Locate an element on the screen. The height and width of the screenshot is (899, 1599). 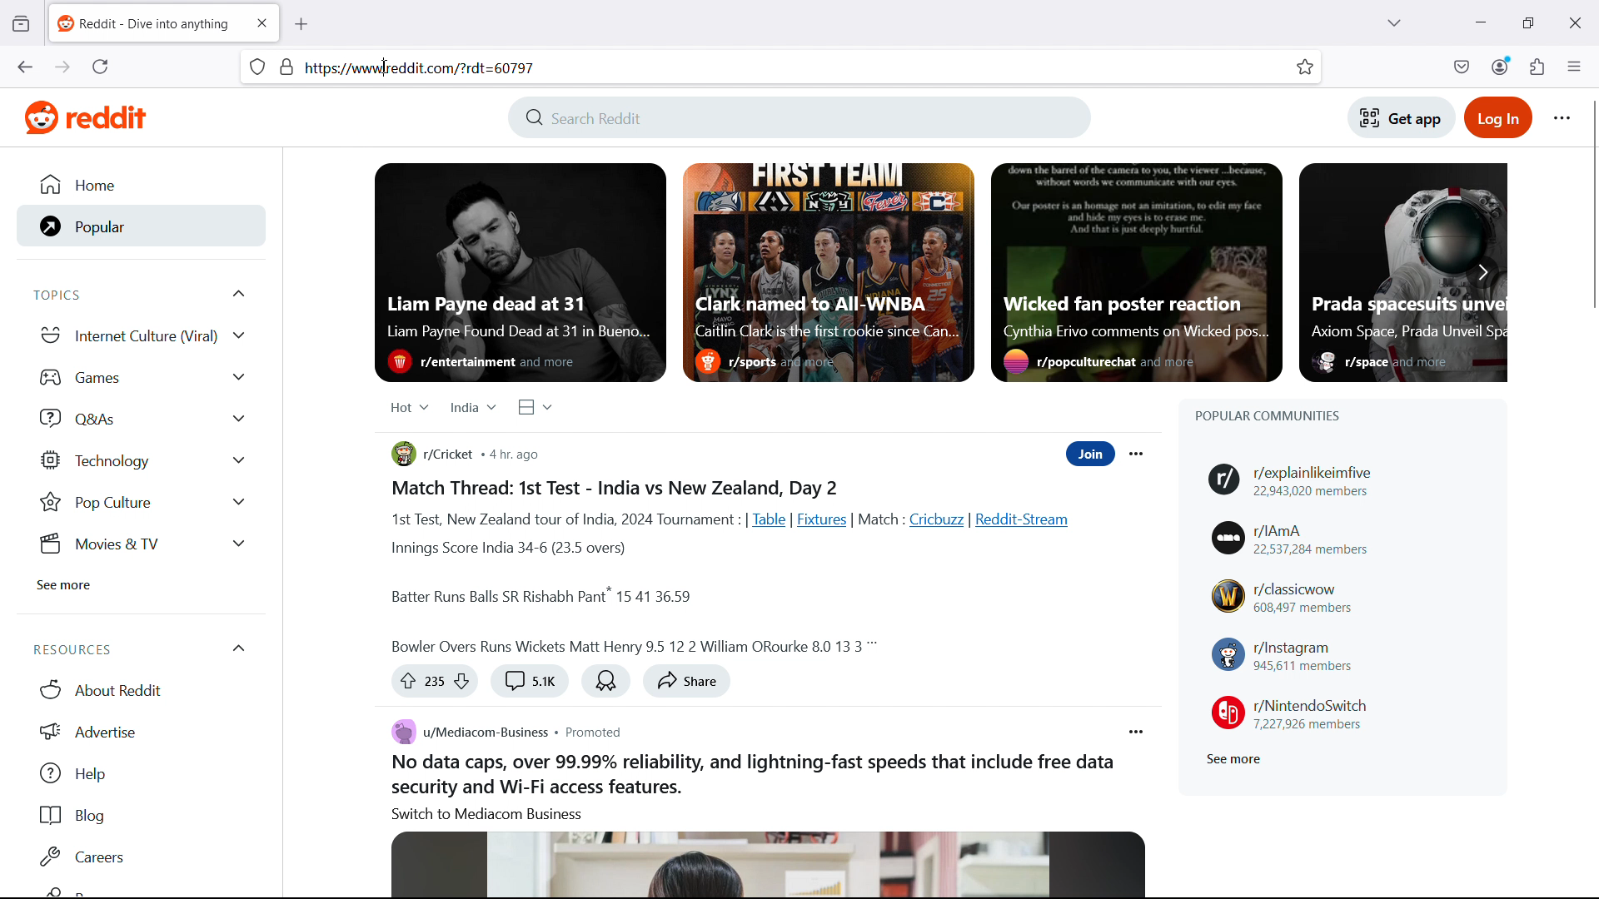
Advertise is located at coordinates (142, 732).